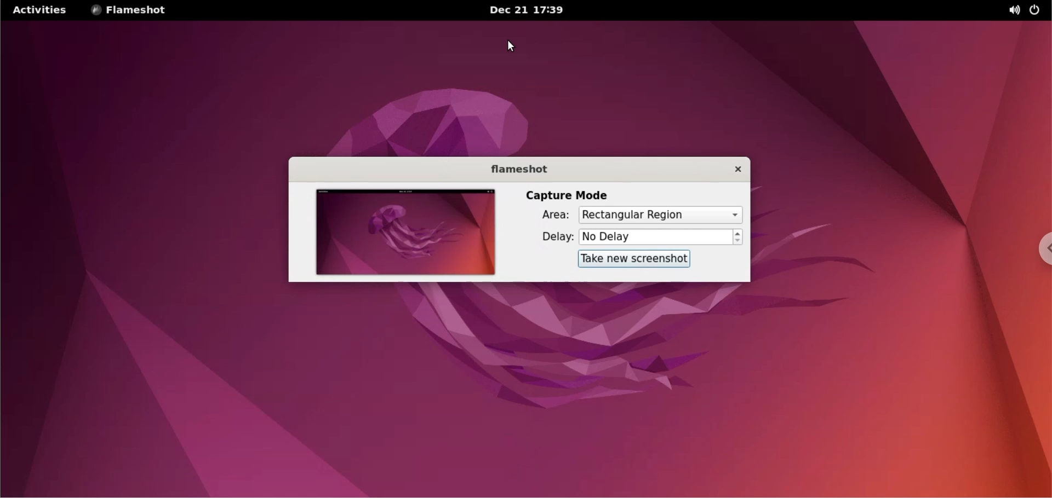 The image size is (1052, 498). I want to click on cursor, so click(511, 46).